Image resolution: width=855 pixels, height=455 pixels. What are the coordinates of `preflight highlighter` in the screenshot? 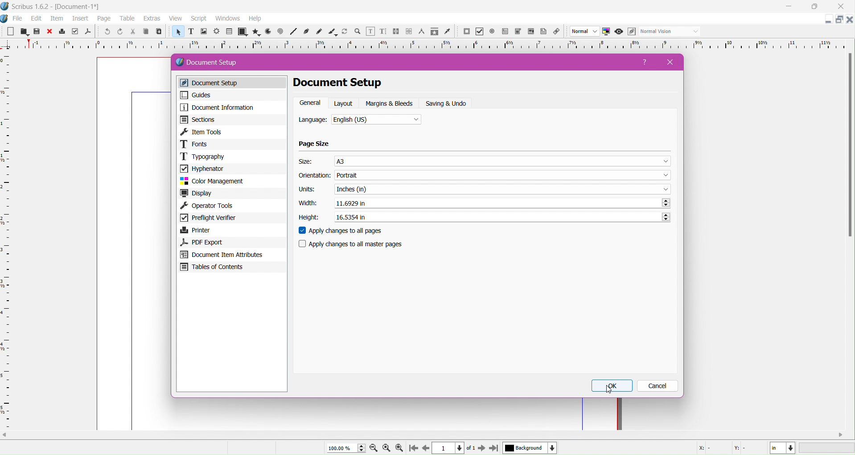 It's located at (75, 32).